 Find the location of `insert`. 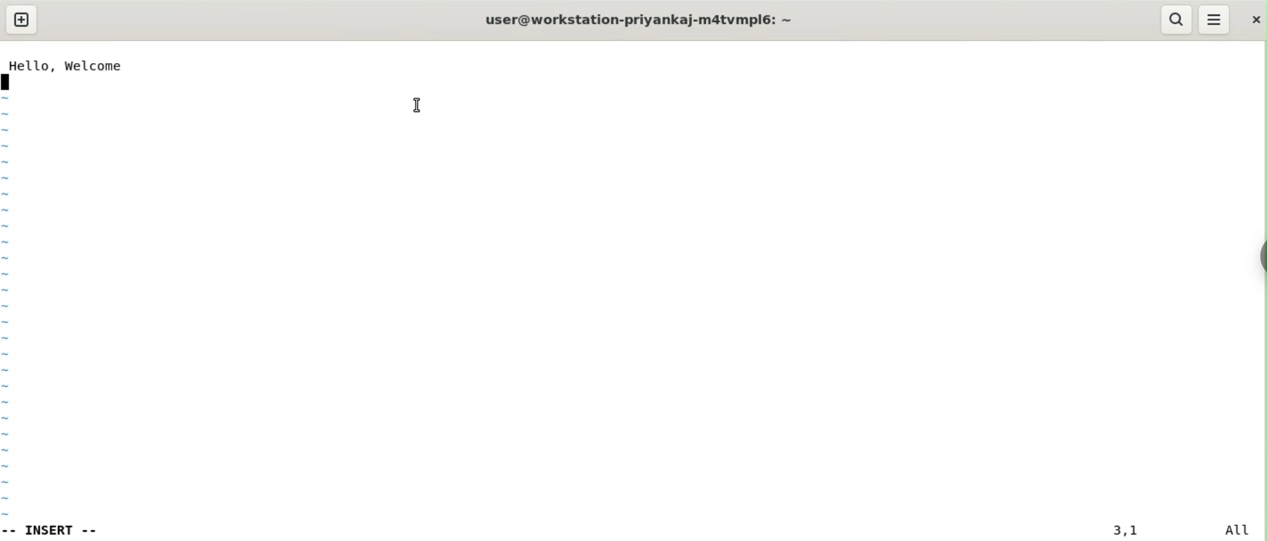

insert is located at coordinates (58, 529).